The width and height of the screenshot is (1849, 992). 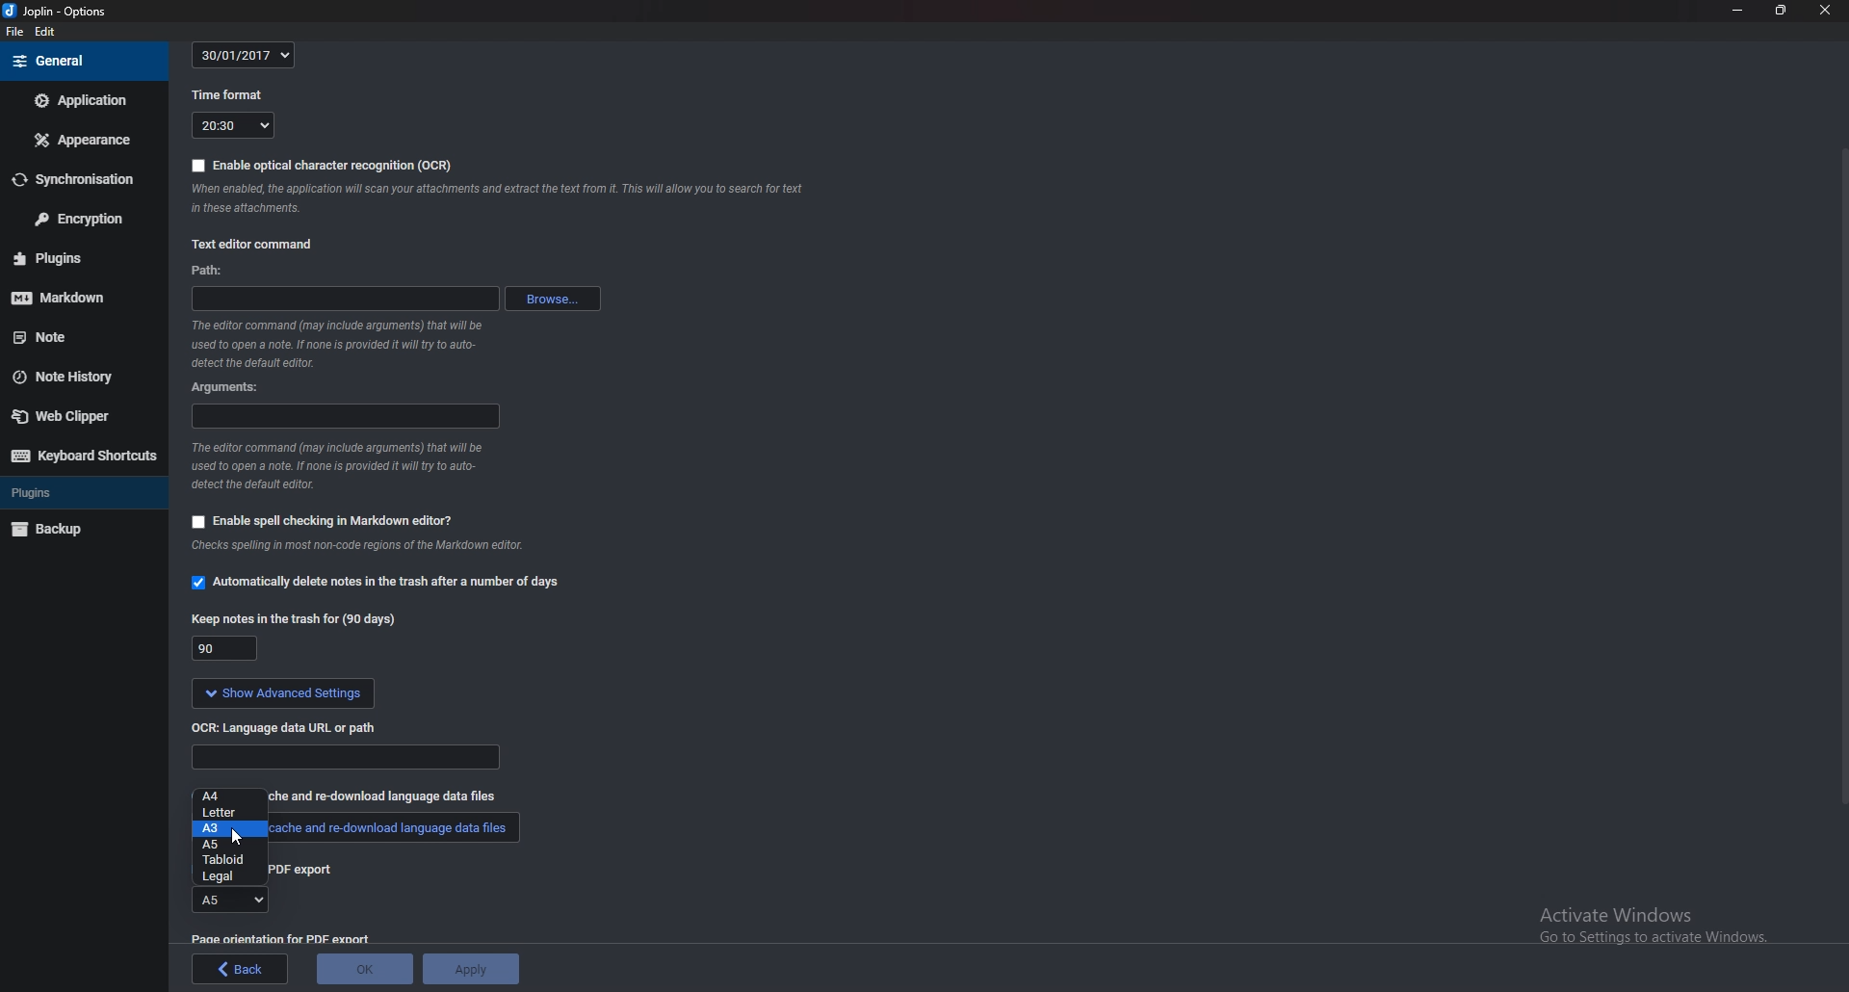 What do you see at coordinates (15, 32) in the screenshot?
I see `file` at bounding box center [15, 32].